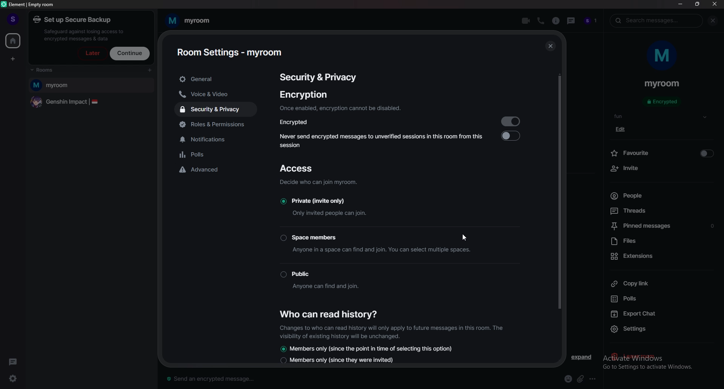 This screenshot has width=724, height=389. What do you see at coordinates (215, 171) in the screenshot?
I see `advanced` at bounding box center [215, 171].